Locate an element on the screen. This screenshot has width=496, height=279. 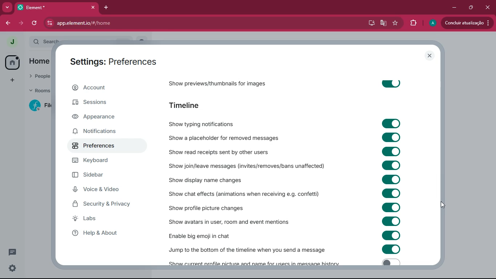
extensions is located at coordinates (413, 23).